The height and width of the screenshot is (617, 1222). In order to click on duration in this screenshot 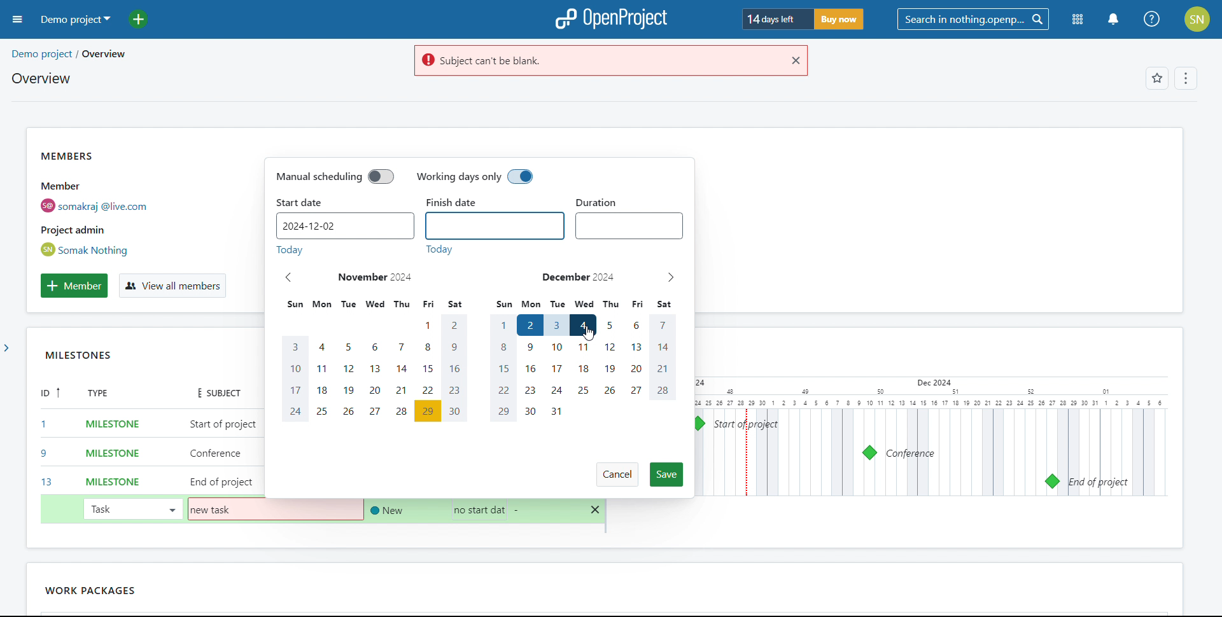, I will do `click(629, 226)`.